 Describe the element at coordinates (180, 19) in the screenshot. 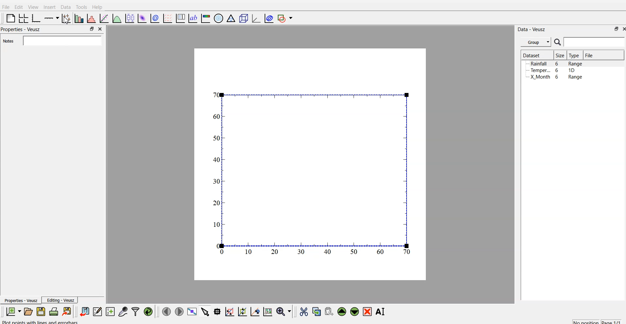

I see `plot key` at that location.